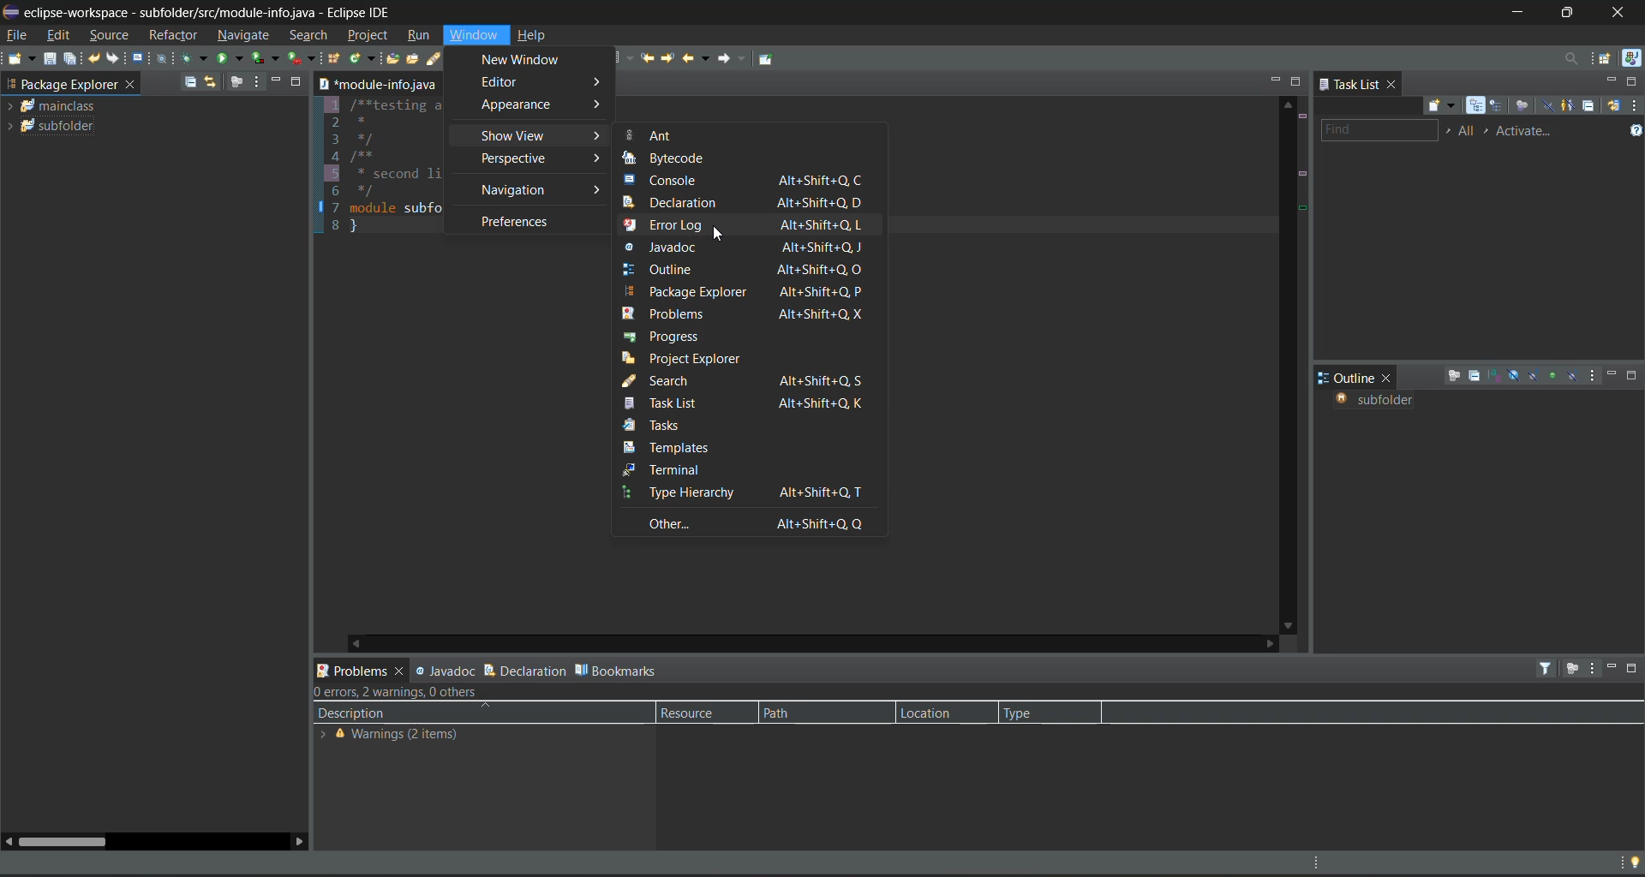  I want to click on help, so click(536, 33).